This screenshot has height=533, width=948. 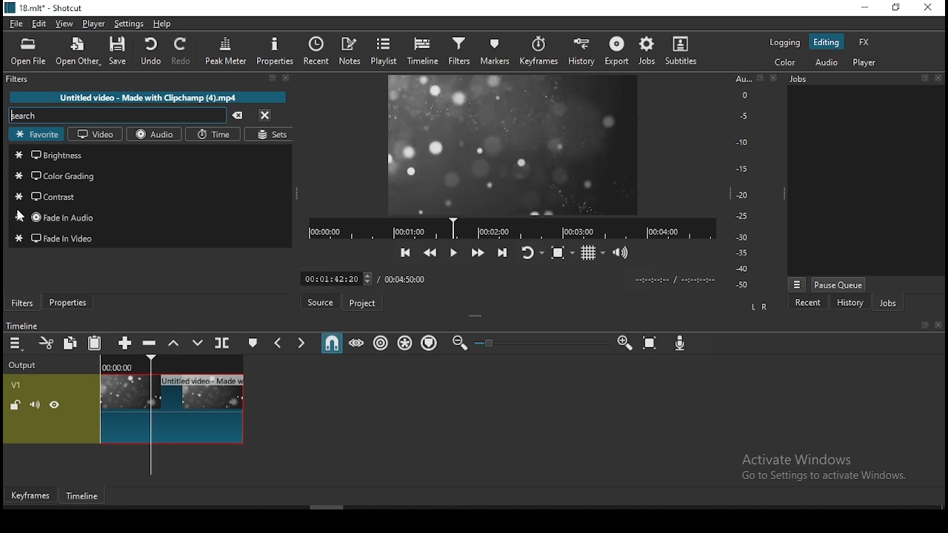 What do you see at coordinates (459, 343) in the screenshot?
I see `zoom timeline out` at bounding box center [459, 343].